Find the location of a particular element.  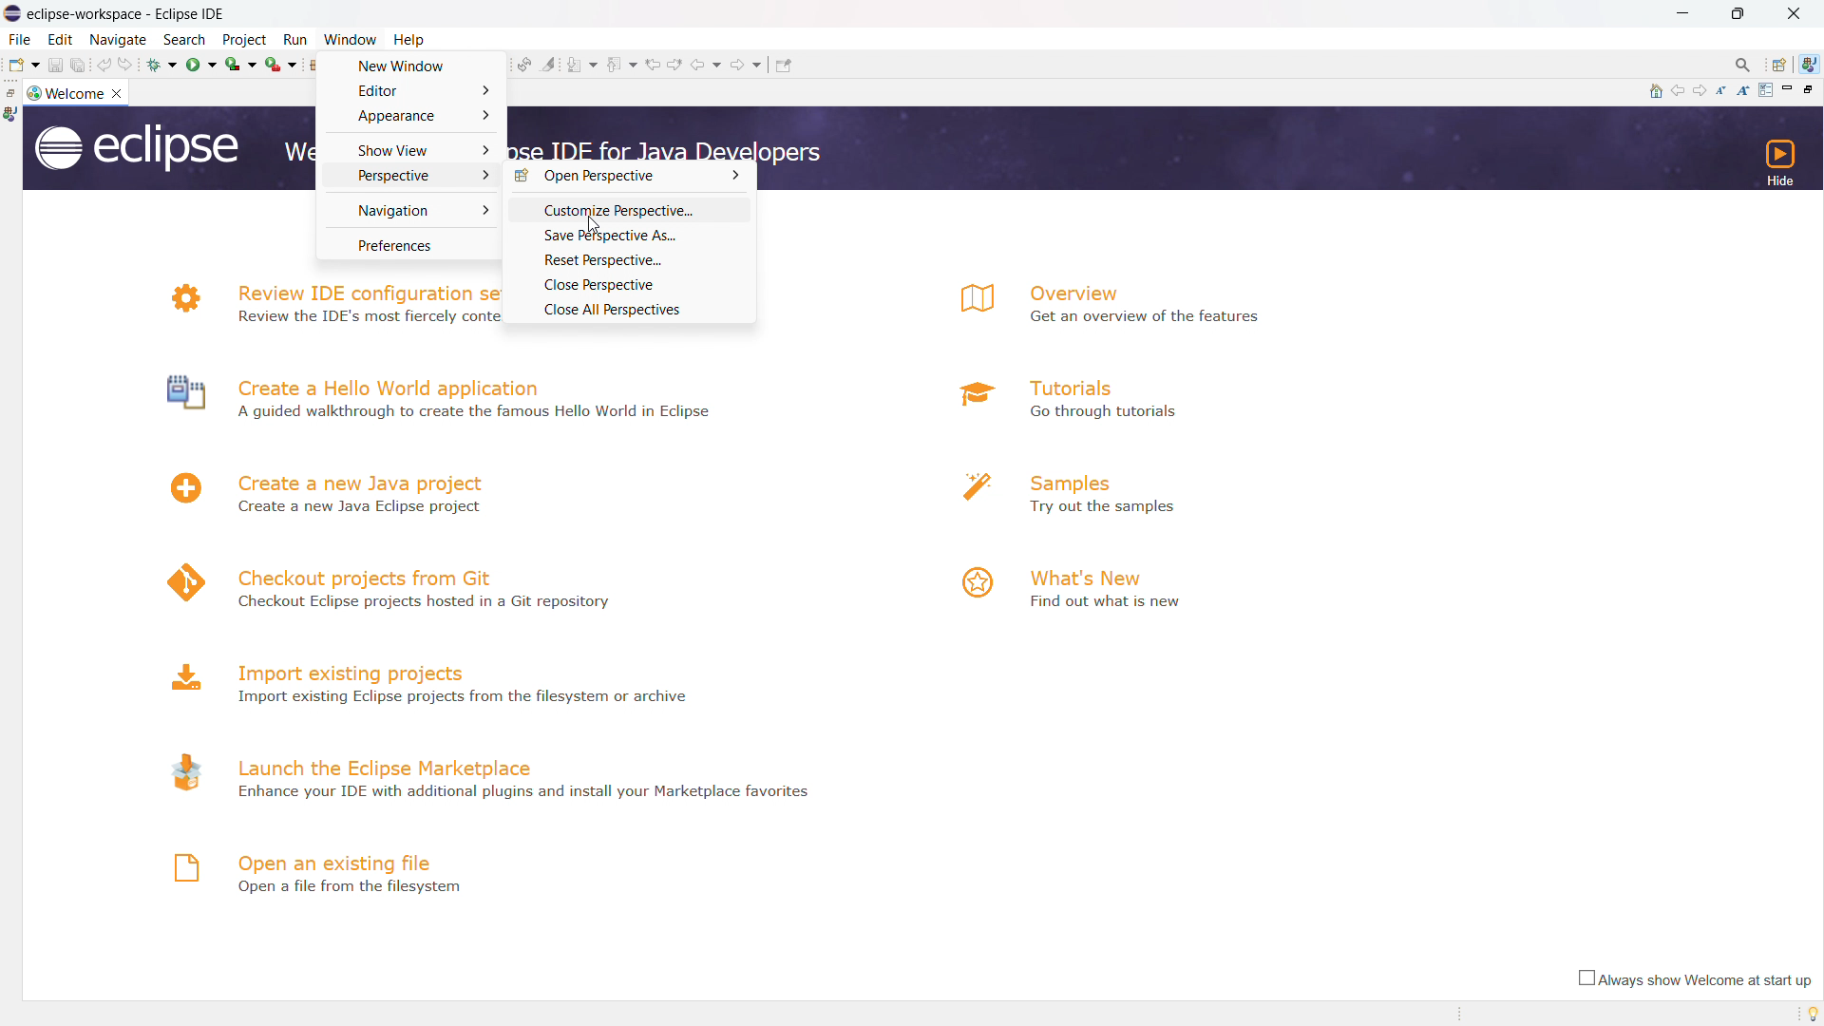

appearance is located at coordinates (408, 115).